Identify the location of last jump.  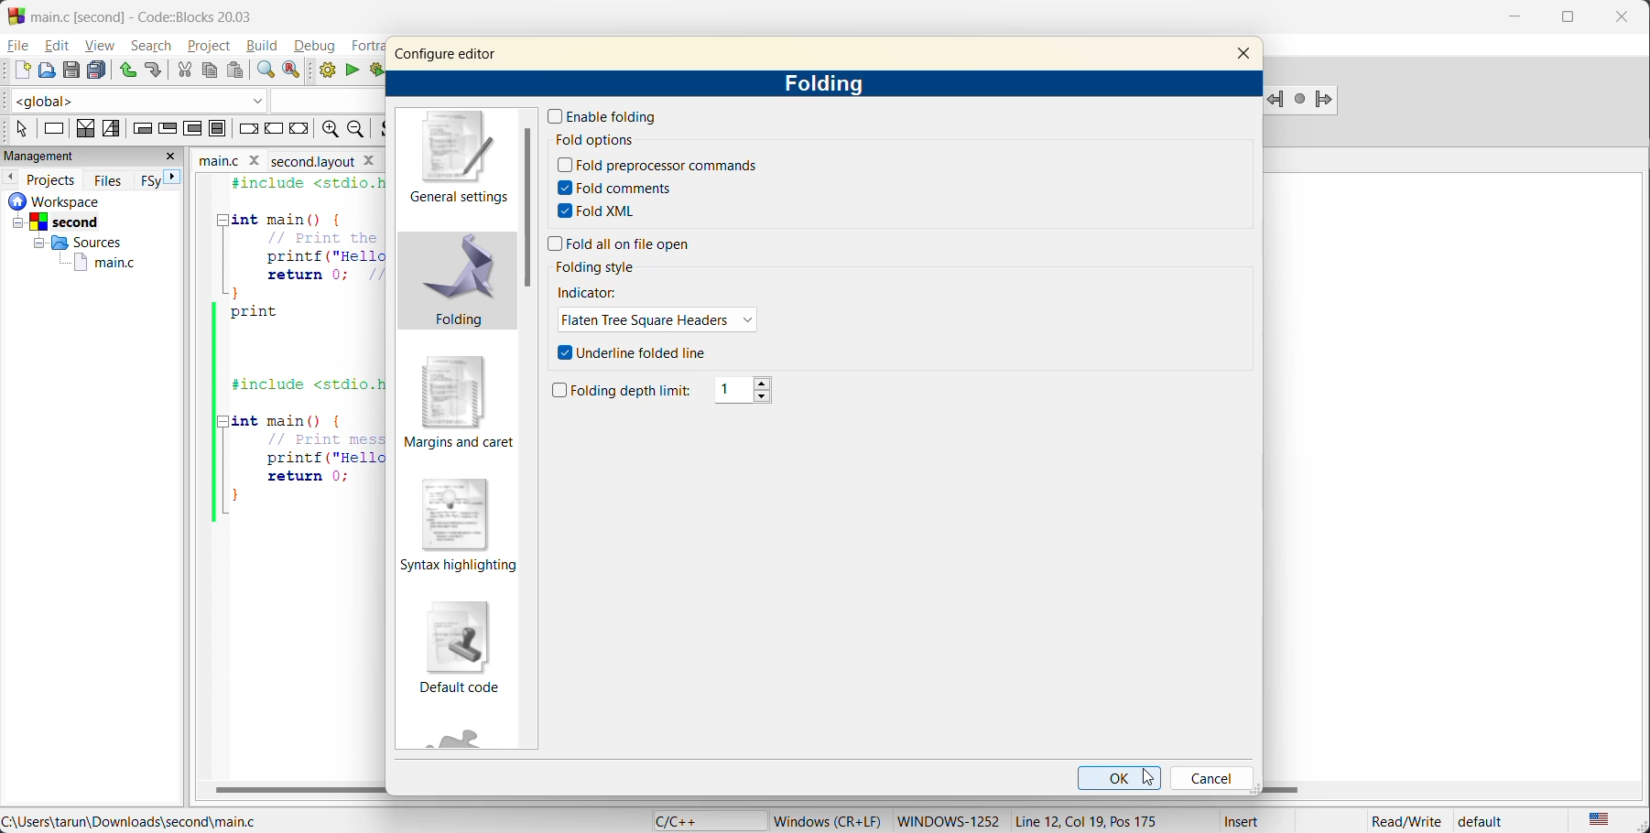
(1298, 95).